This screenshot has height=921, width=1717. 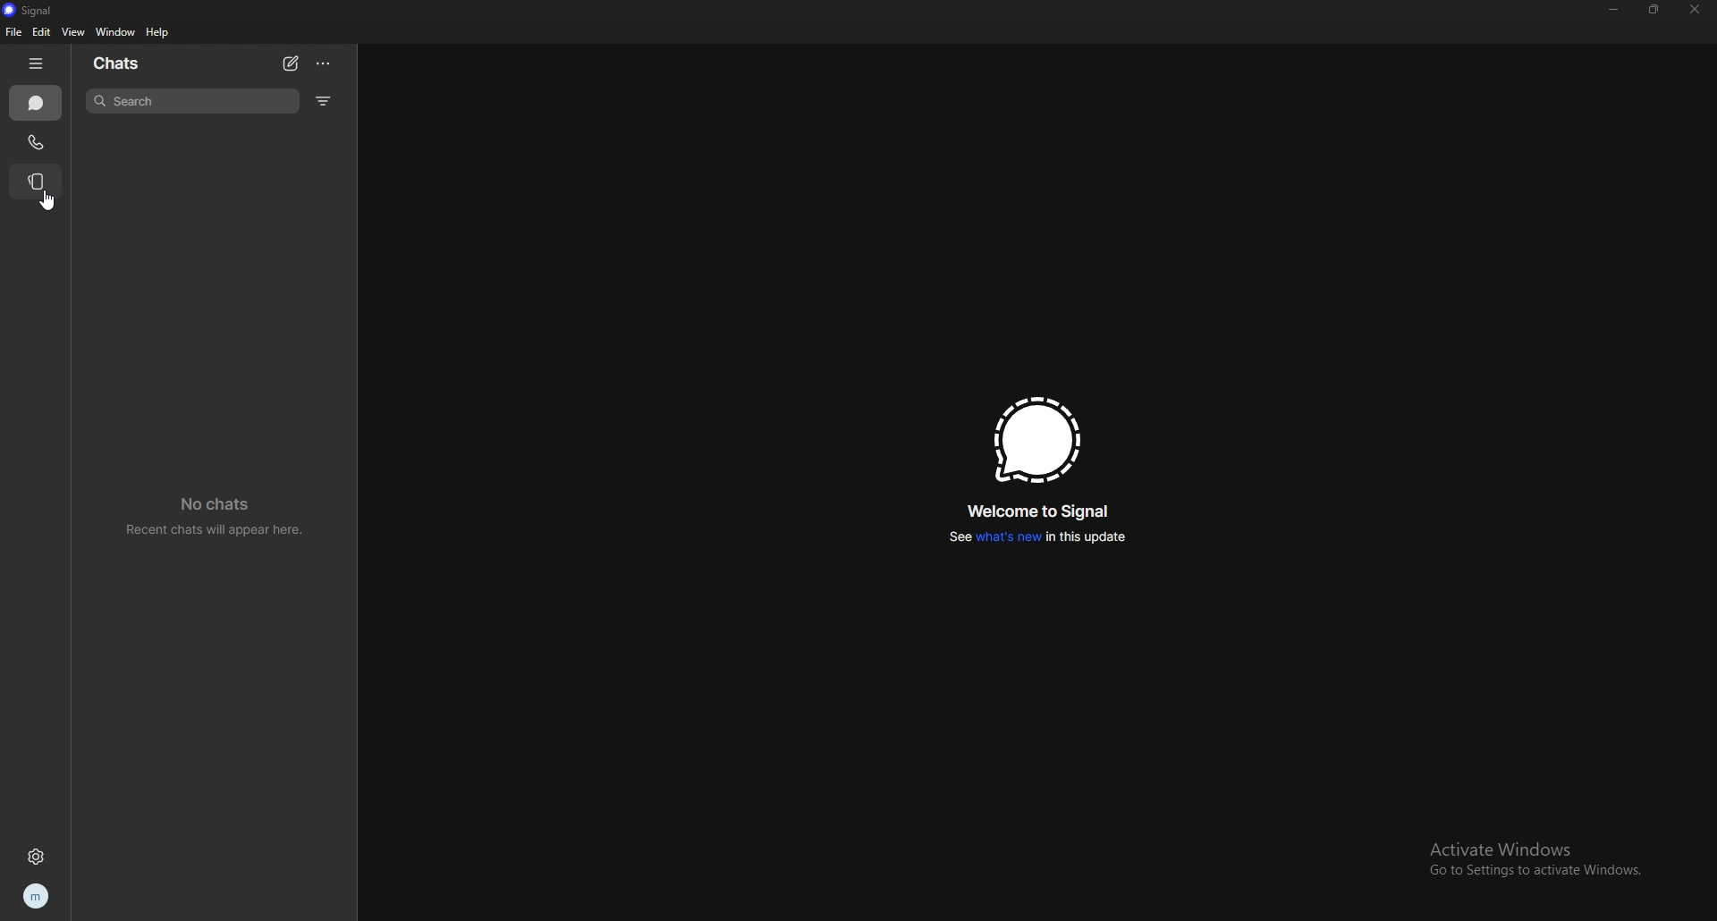 What do you see at coordinates (38, 893) in the screenshot?
I see `profile` at bounding box center [38, 893].